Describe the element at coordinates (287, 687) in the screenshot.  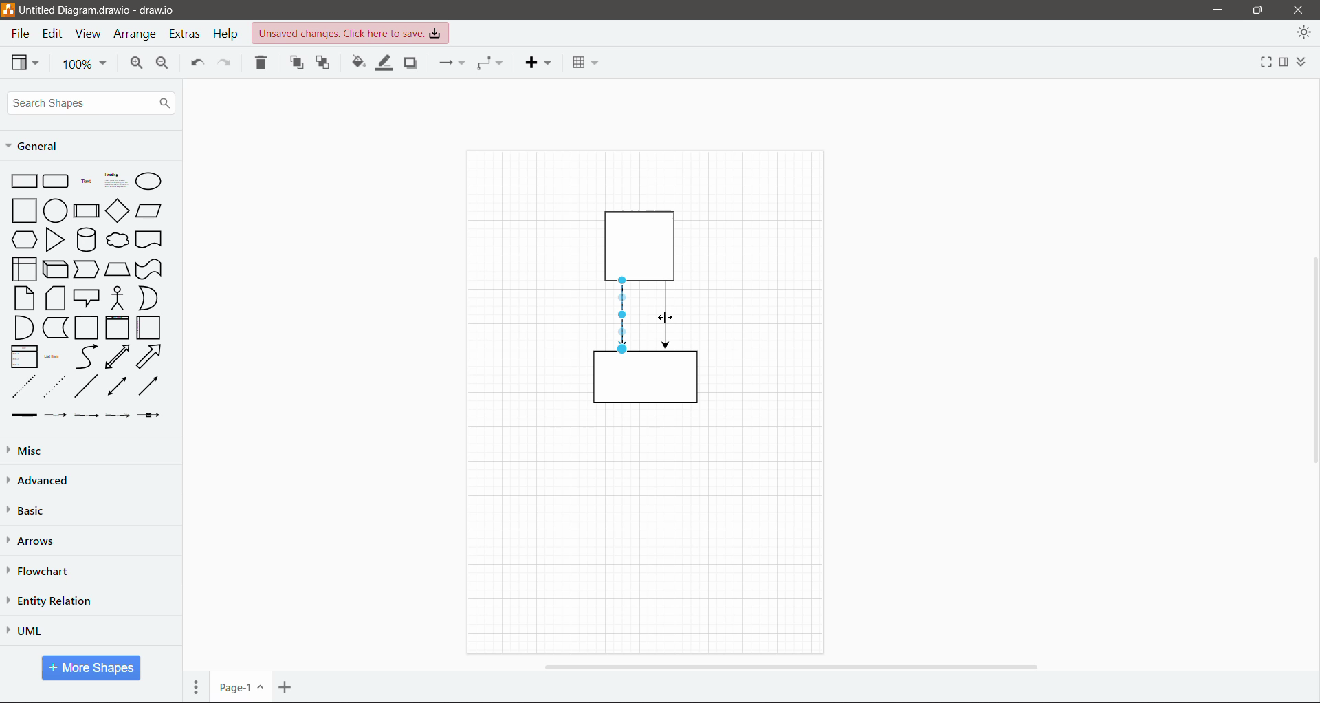
I see `Insert Page` at that location.